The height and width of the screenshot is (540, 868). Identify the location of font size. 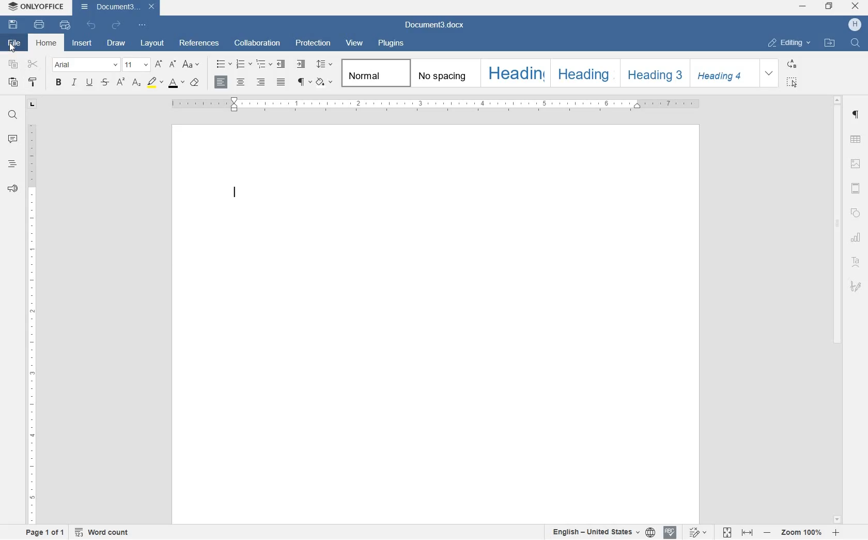
(135, 64).